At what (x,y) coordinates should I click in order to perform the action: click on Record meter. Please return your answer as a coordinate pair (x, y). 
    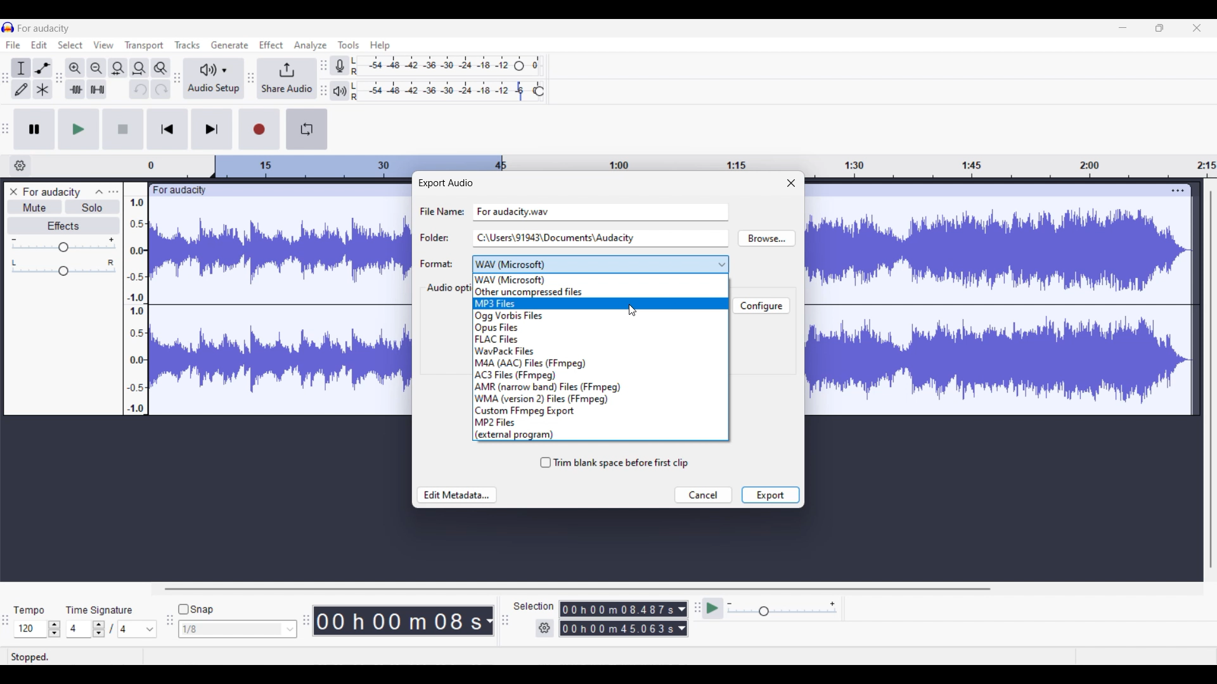
    Looking at the image, I should click on (340, 66).